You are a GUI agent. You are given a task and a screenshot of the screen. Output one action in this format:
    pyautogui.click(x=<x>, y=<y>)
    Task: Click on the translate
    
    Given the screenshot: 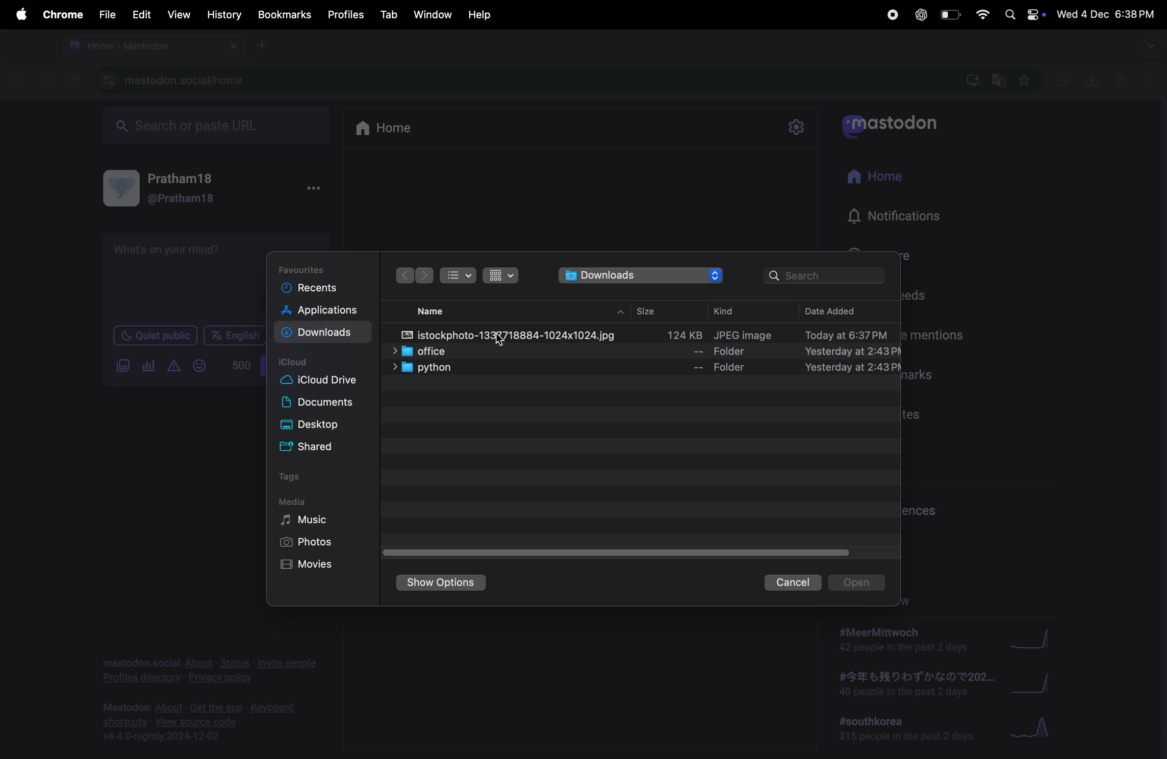 What is the action you would take?
    pyautogui.click(x=999, y=83)
    